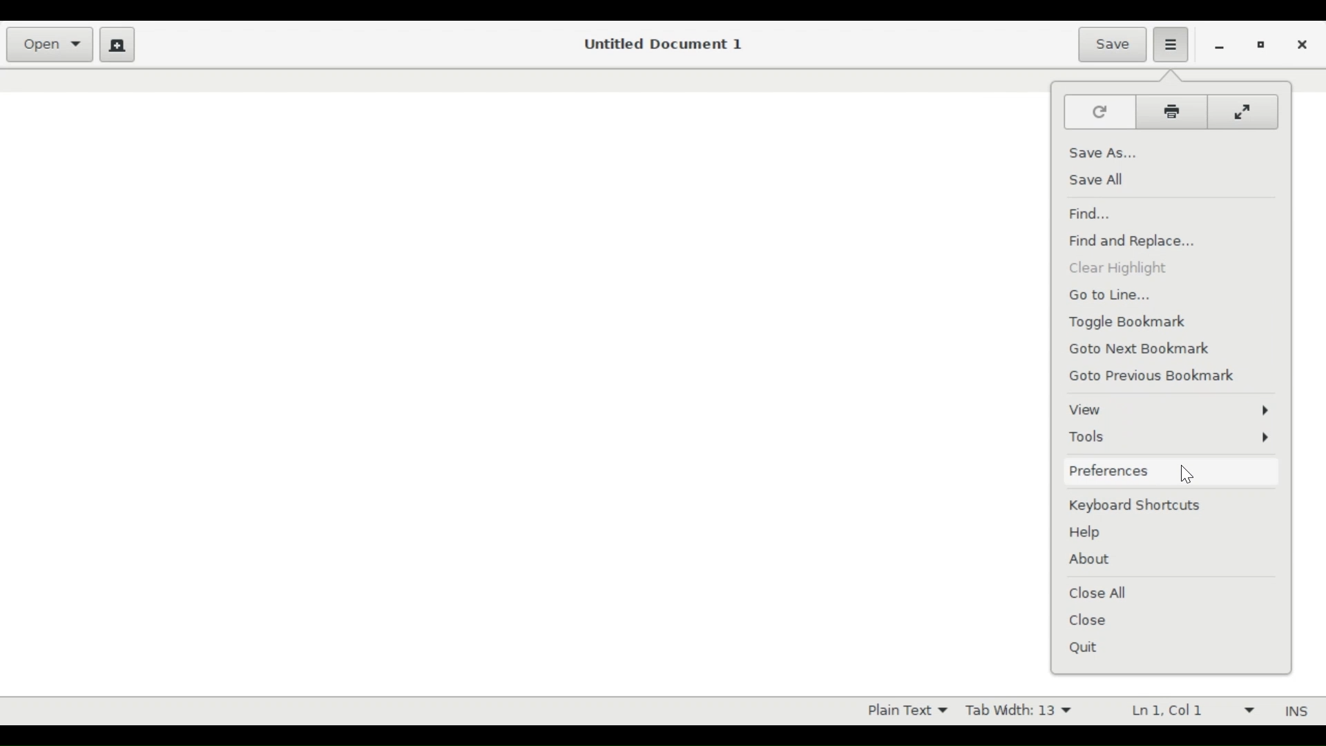 The height and width of the screenshot is (746, 1326). I want to click on Save as, so click(1103, 152).